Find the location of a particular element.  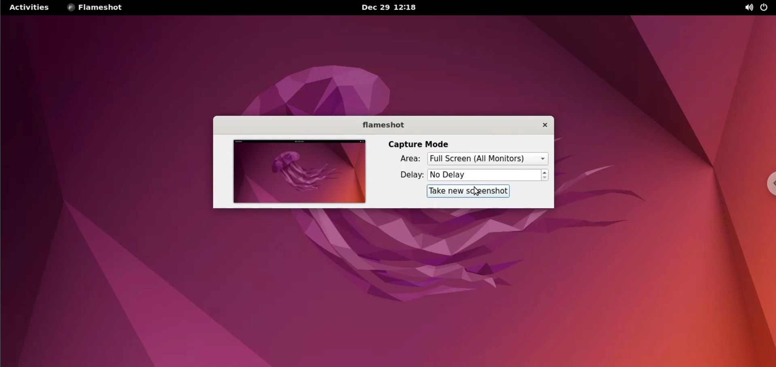

Activities is located at coordinates (29, 8).